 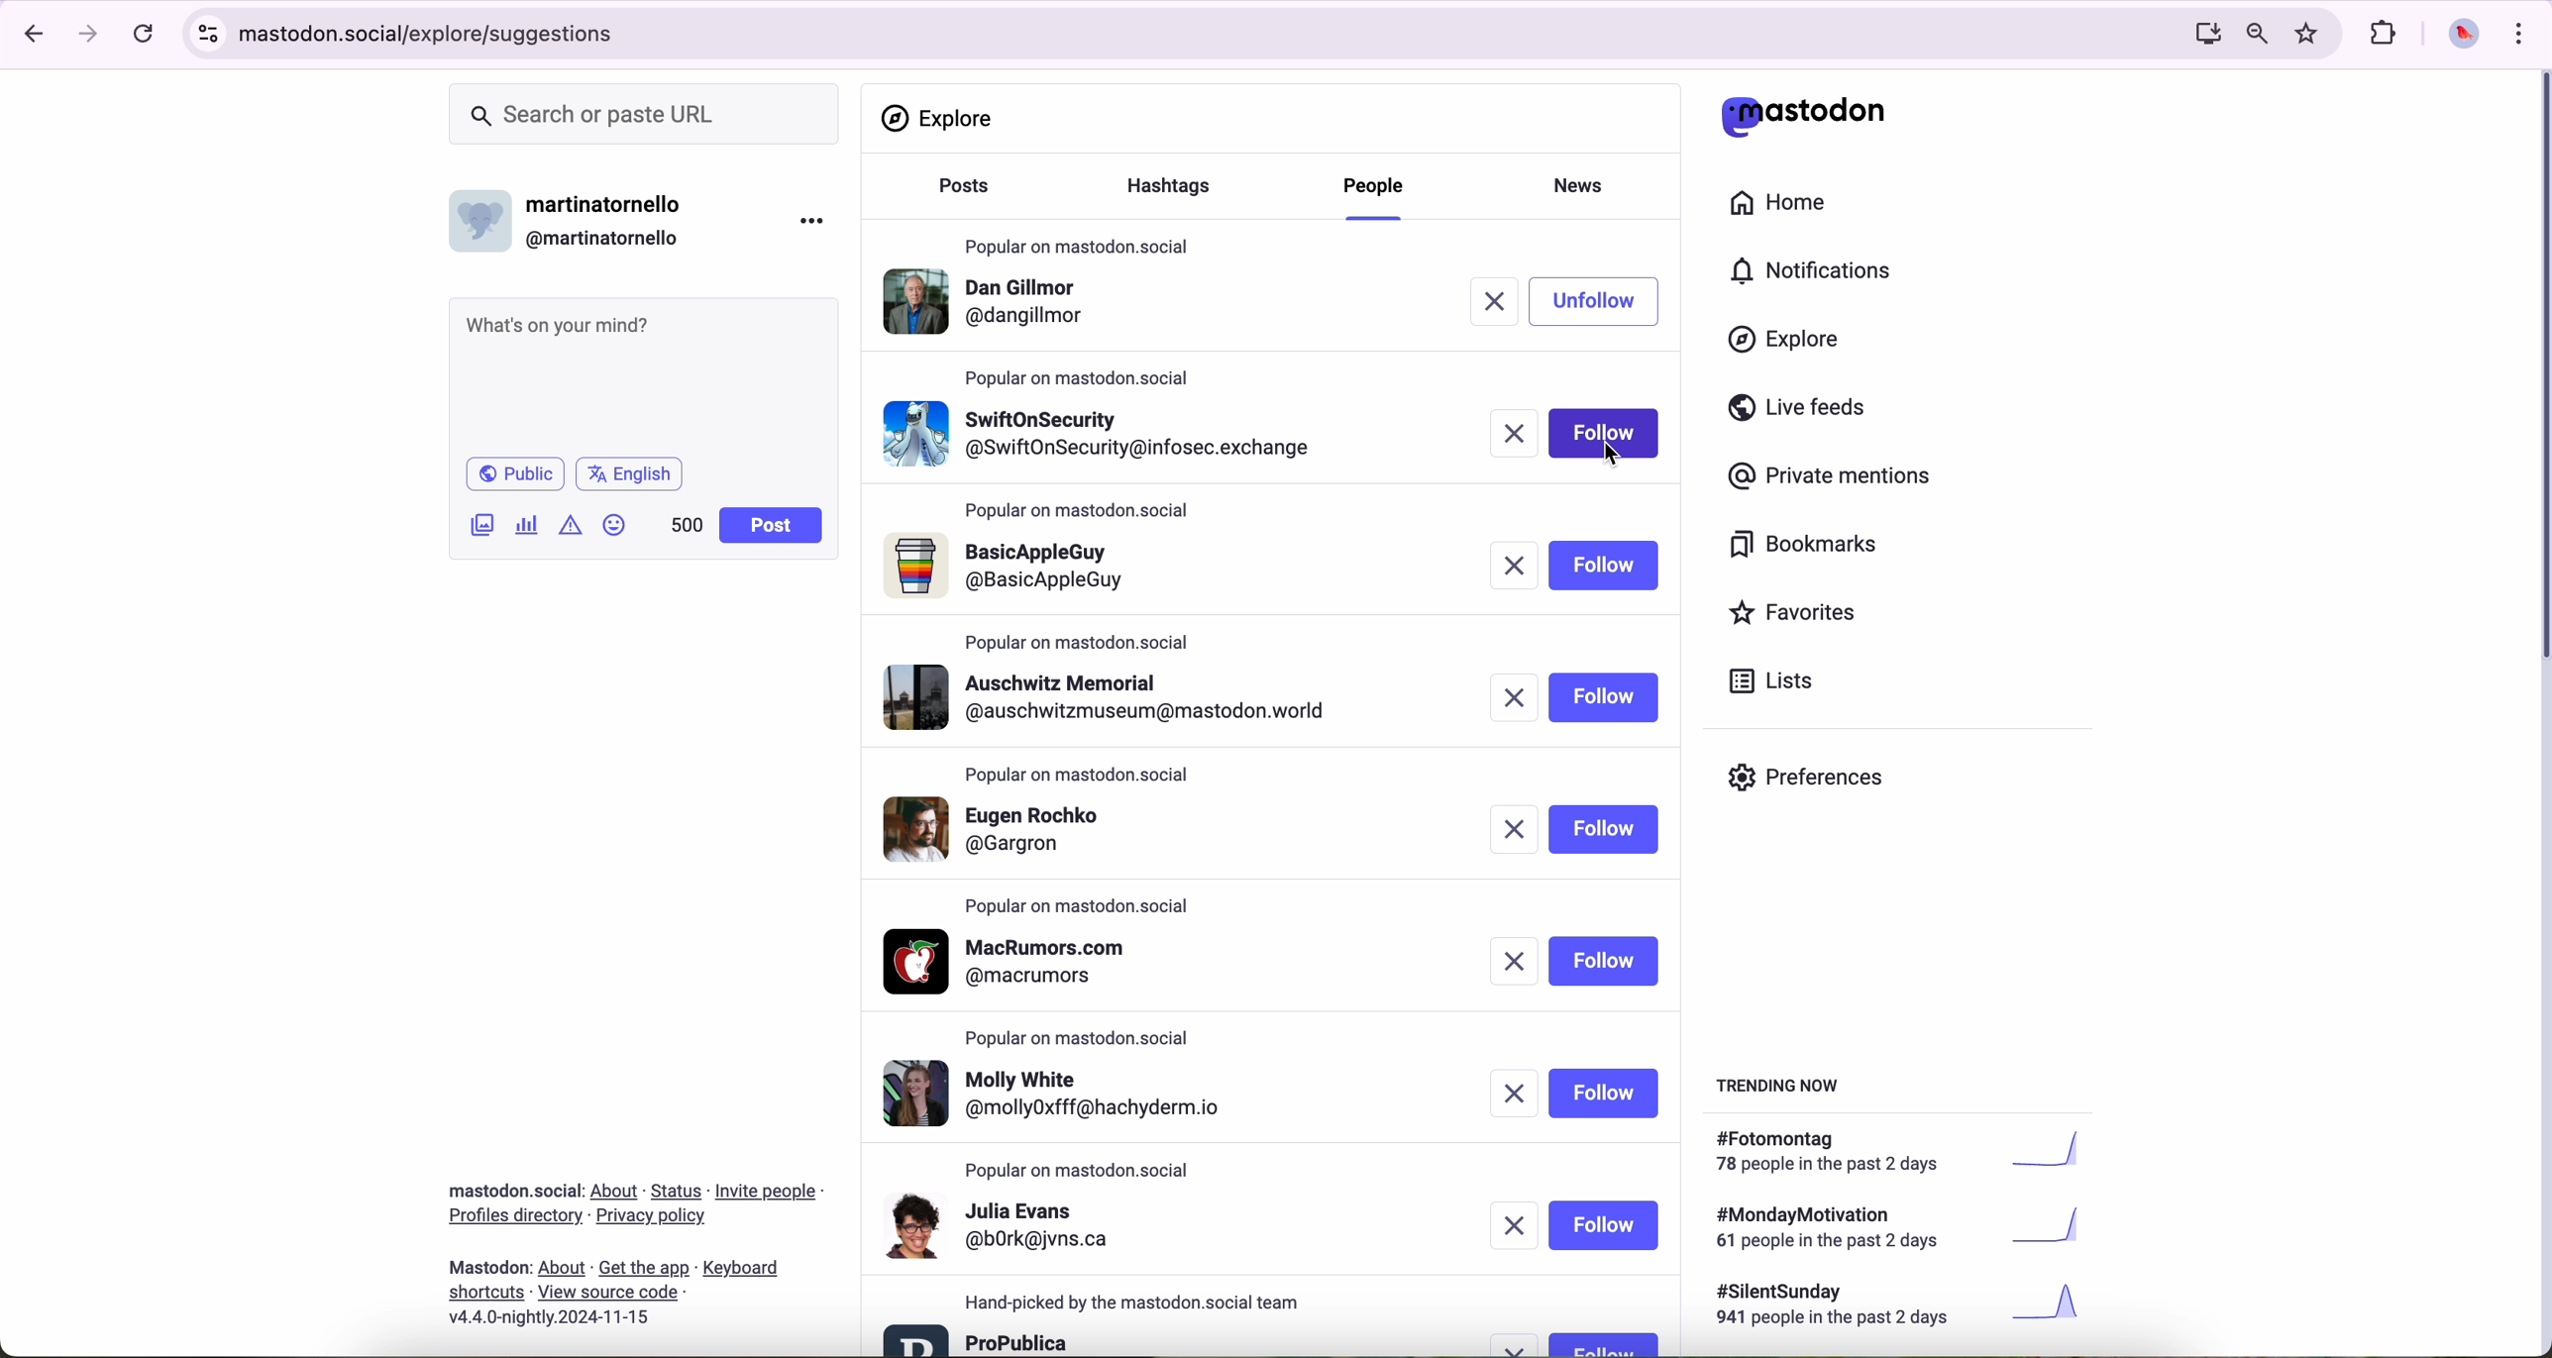 I want to click on profile, so click(x=1072, y=1096).